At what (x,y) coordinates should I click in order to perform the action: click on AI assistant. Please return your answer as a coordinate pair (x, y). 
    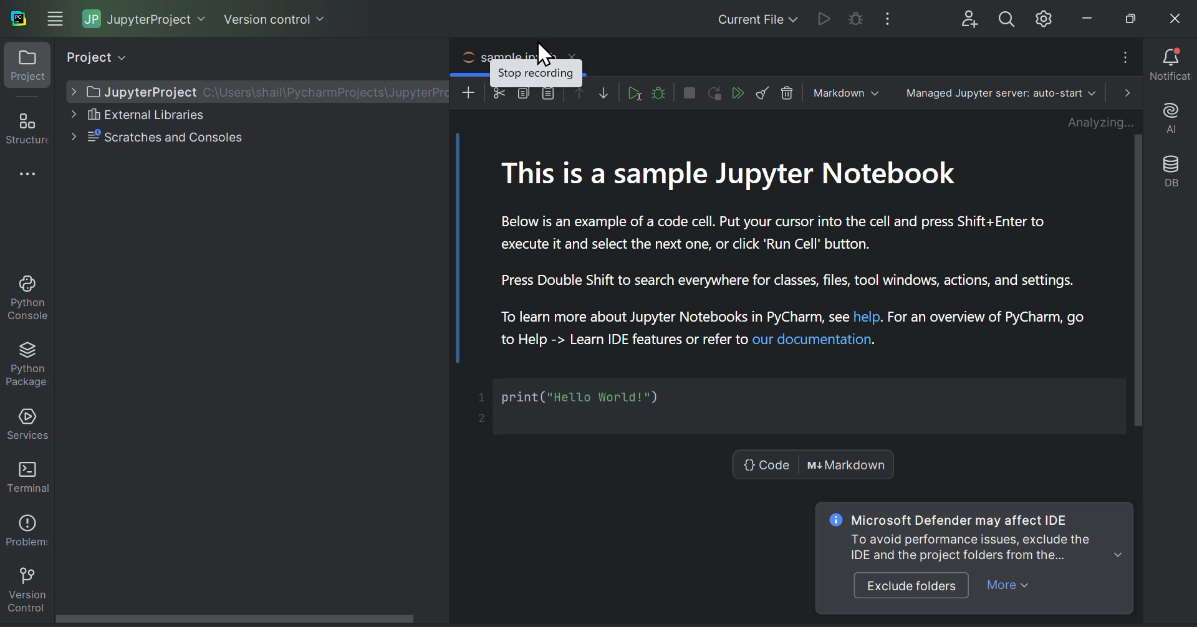
    Looking at the image, I should click on (1172, 117).